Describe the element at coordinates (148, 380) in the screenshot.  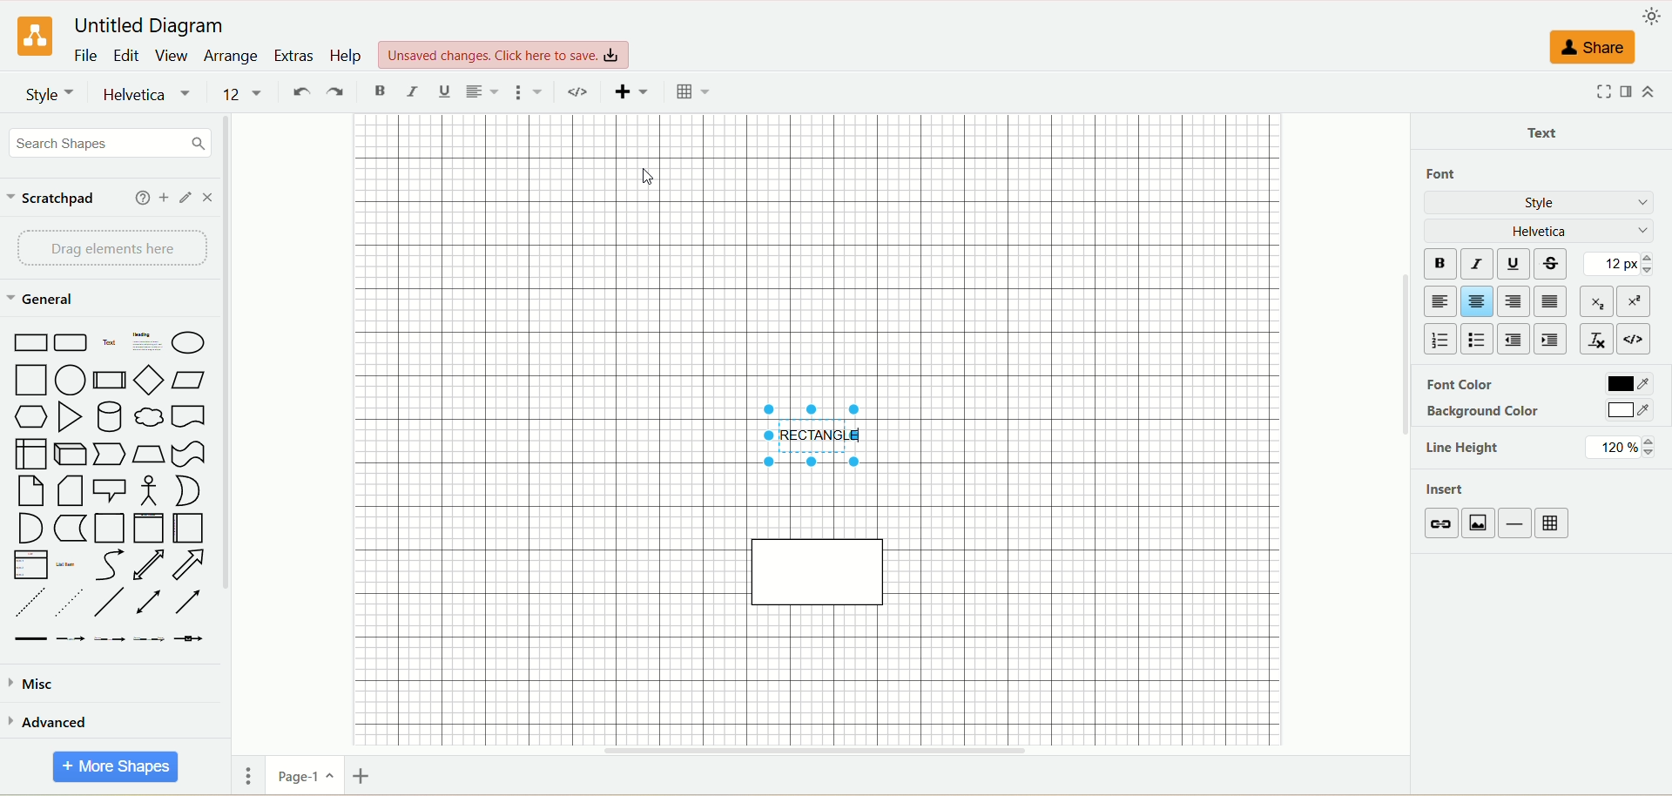
I see `diamond` at that location.